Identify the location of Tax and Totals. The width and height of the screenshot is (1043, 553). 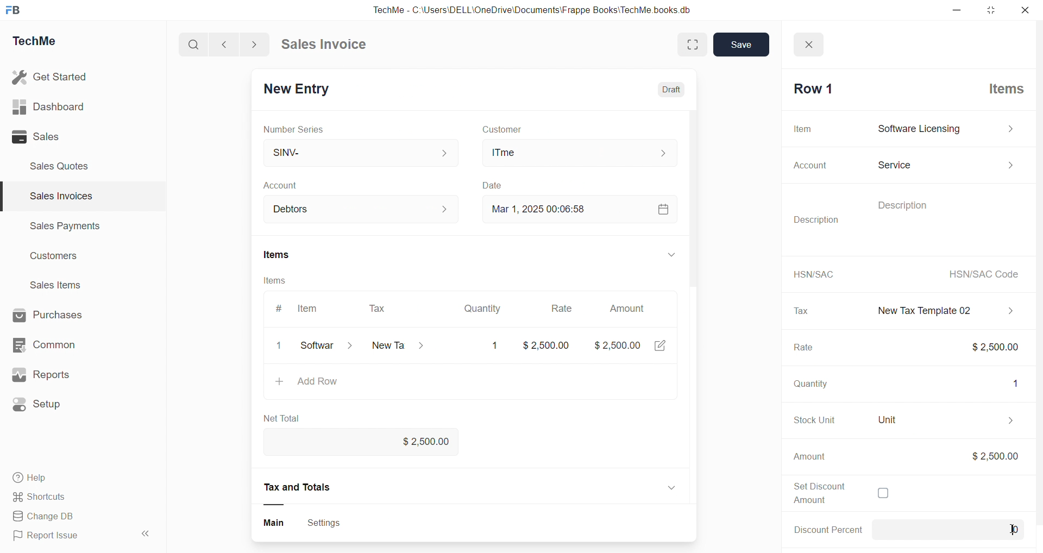
(300, 487).